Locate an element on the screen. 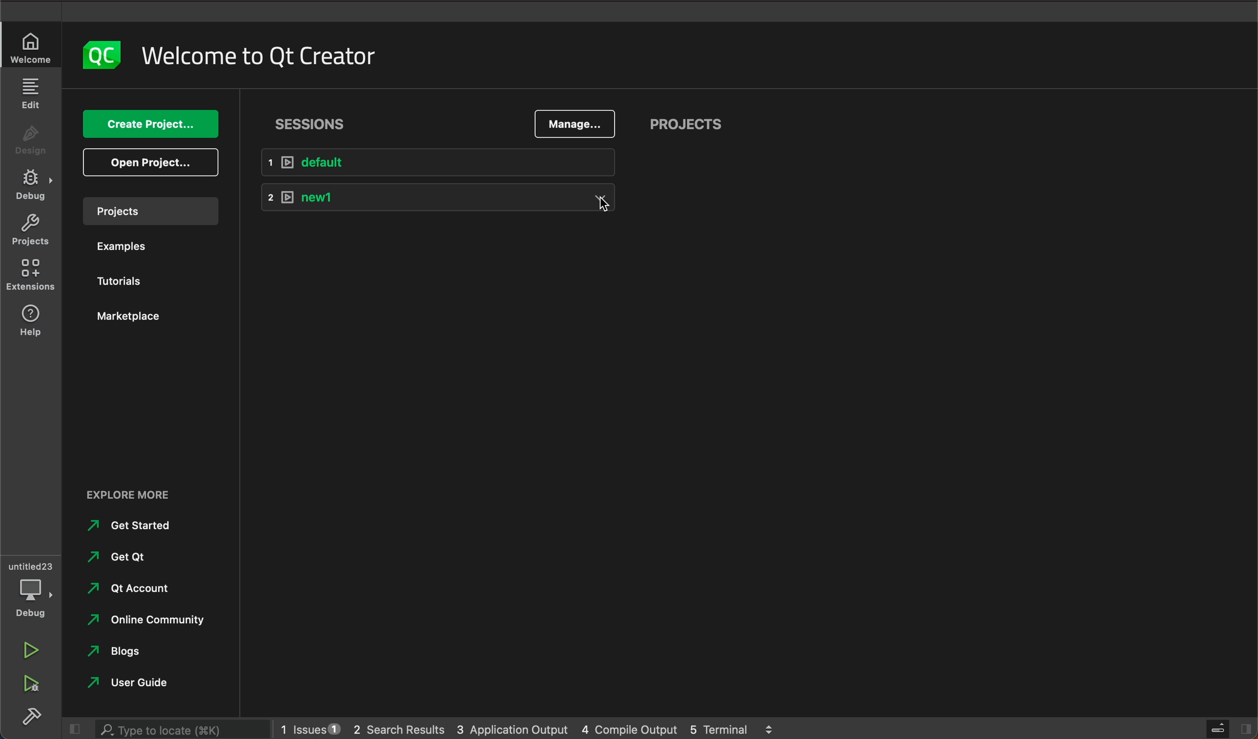  external links is located at coordinates (152, 490).